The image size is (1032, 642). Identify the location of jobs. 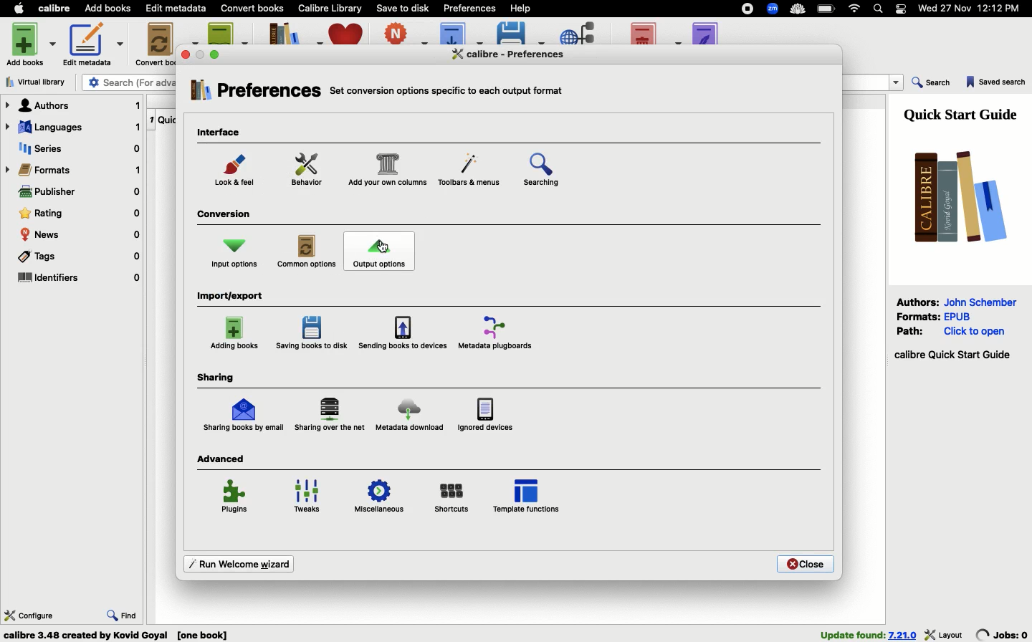
(1003, 634).